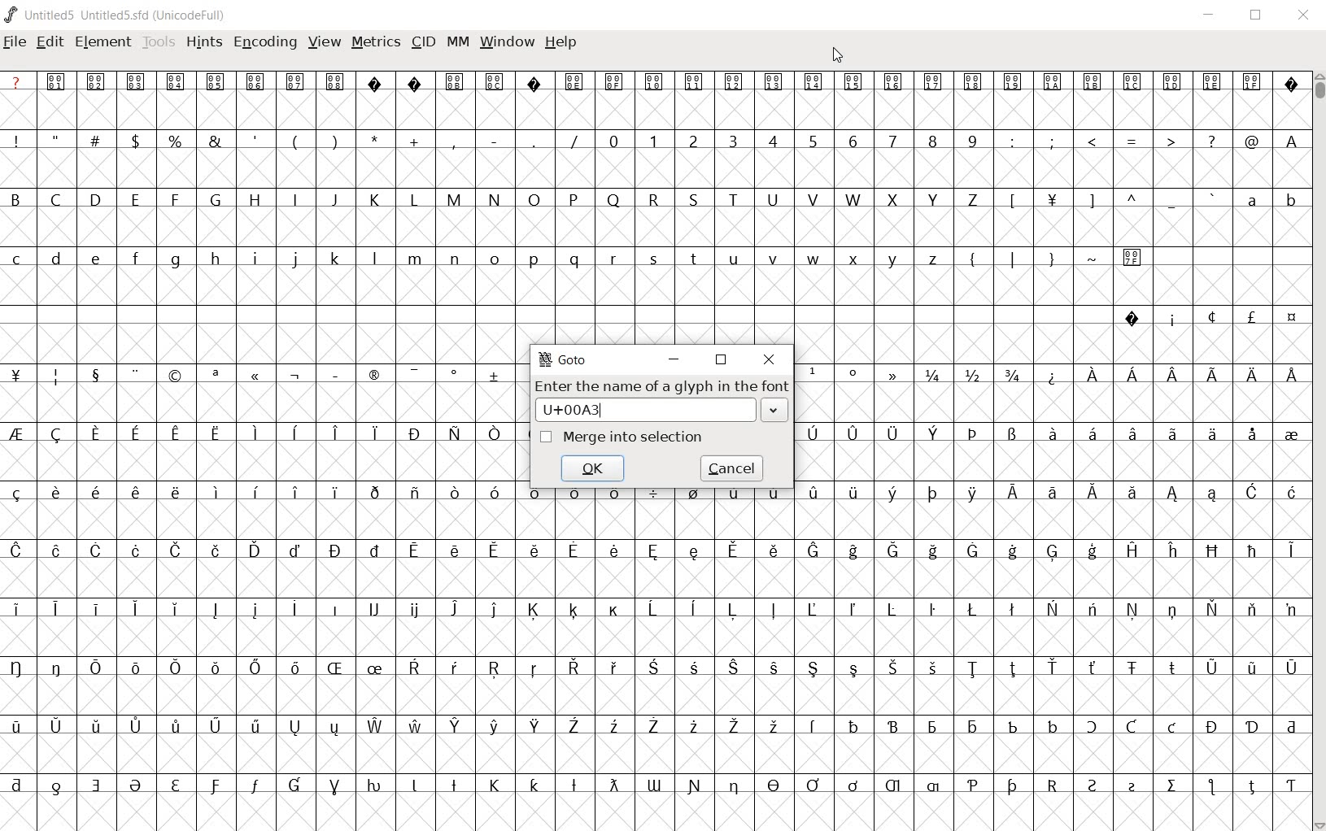 Image resolution: width=1326 pixels, height=831 pixels. What do you see at coordinates (456, 726) in the screenshot?
I see `Symbol` at bounding box center [456, 726].